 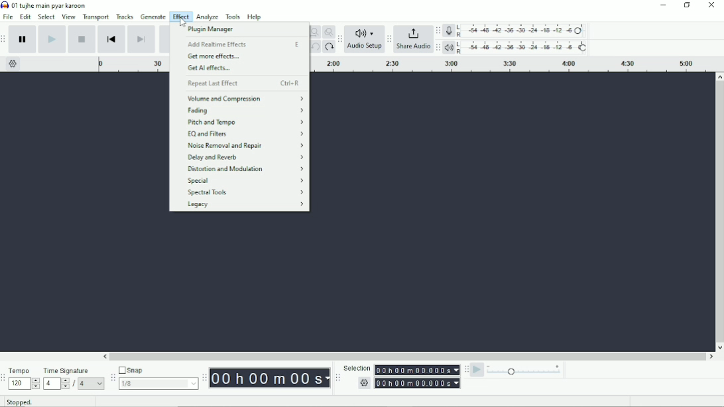 I want to click on Tools, so click(x=233, y=17).